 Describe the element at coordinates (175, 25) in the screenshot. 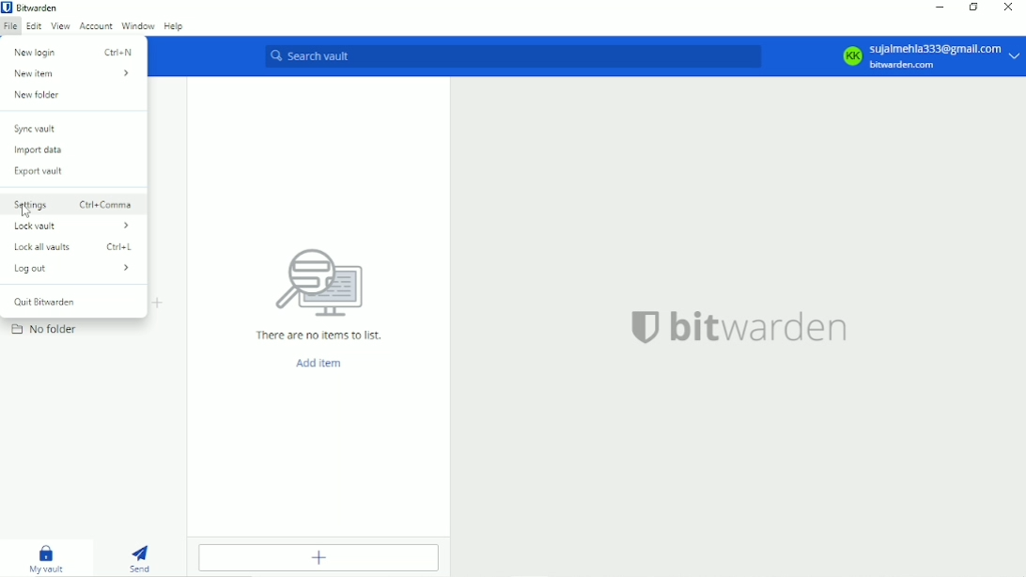

I see `Help` at that location.